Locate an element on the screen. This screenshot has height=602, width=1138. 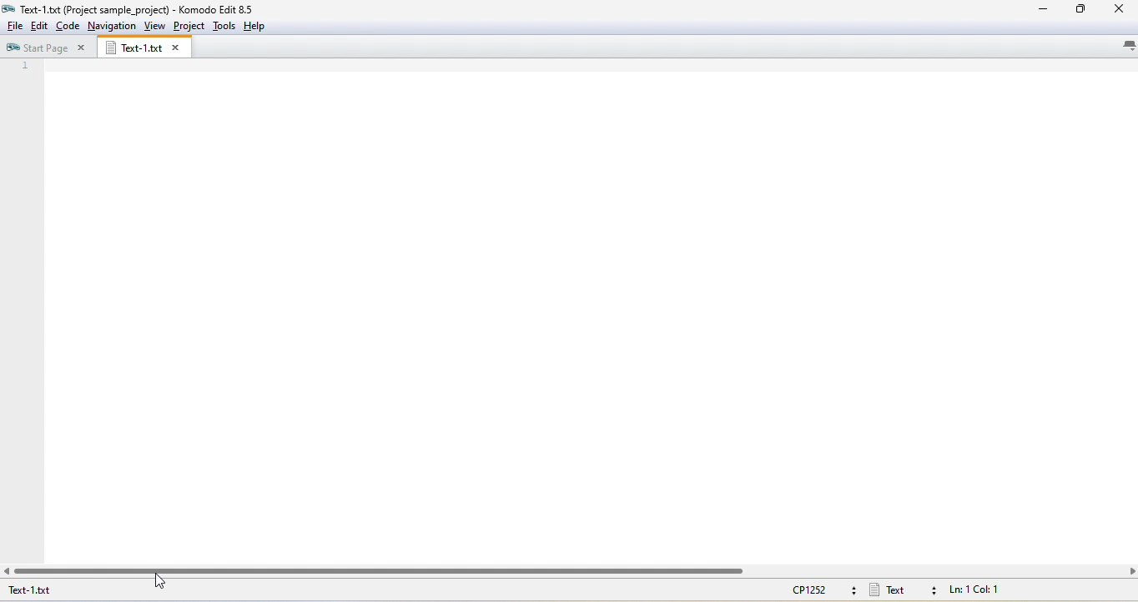
horizontal scroll bar is located at coordinates (384, 570).